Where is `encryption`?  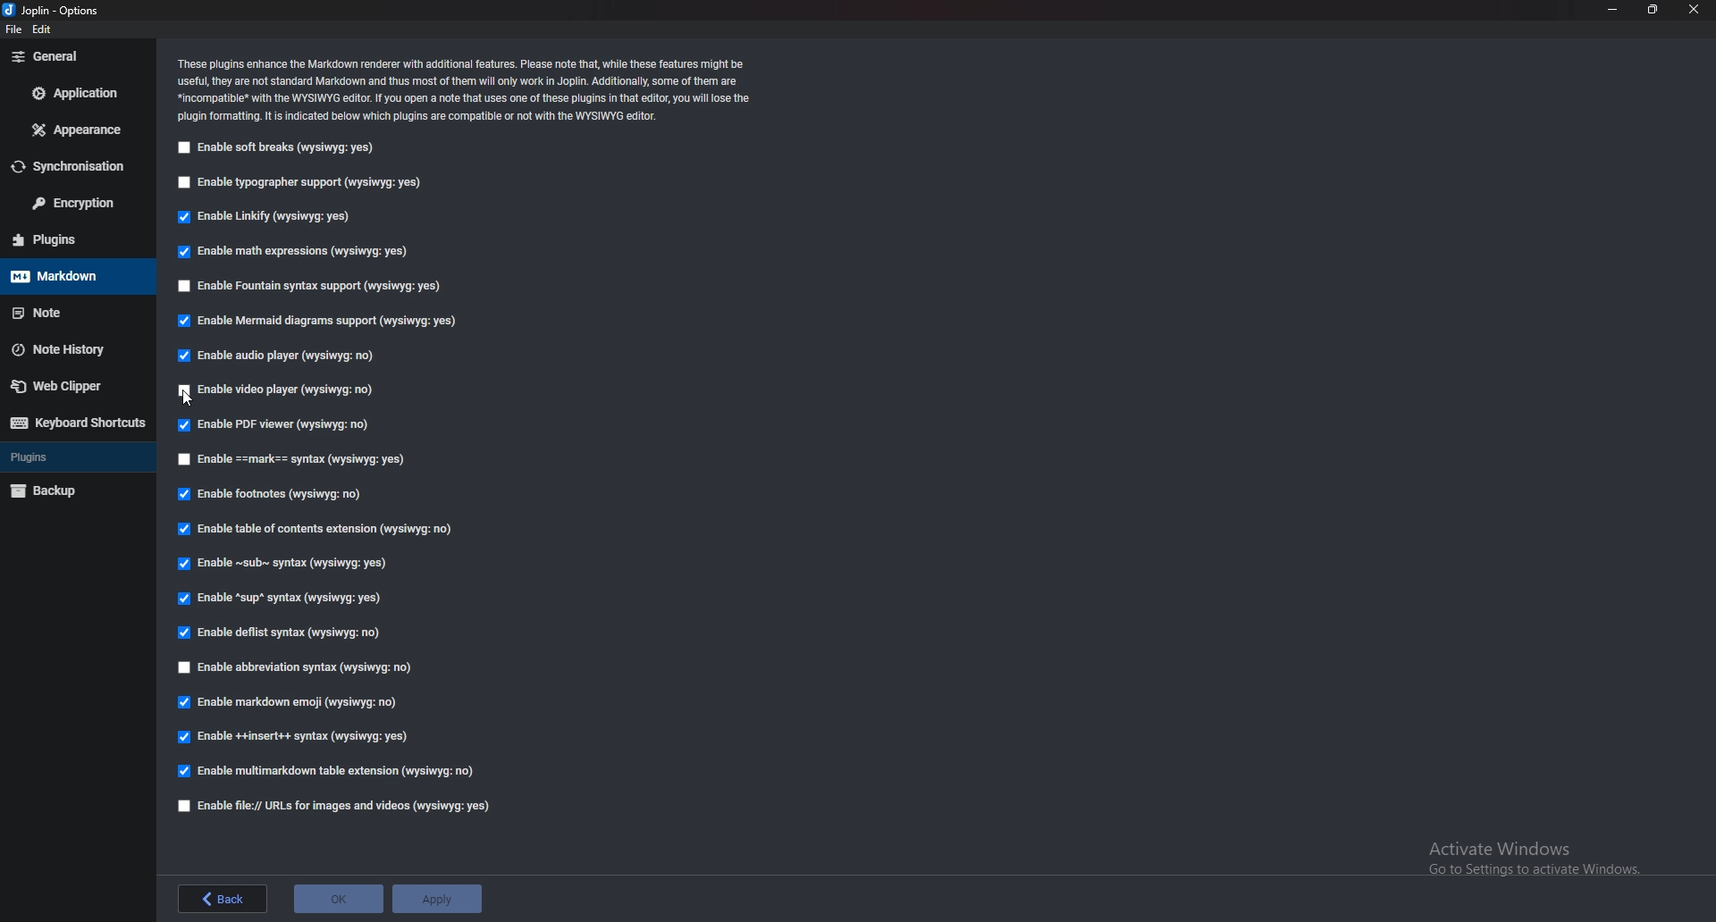
encryption is located at coordinates (71, 205).